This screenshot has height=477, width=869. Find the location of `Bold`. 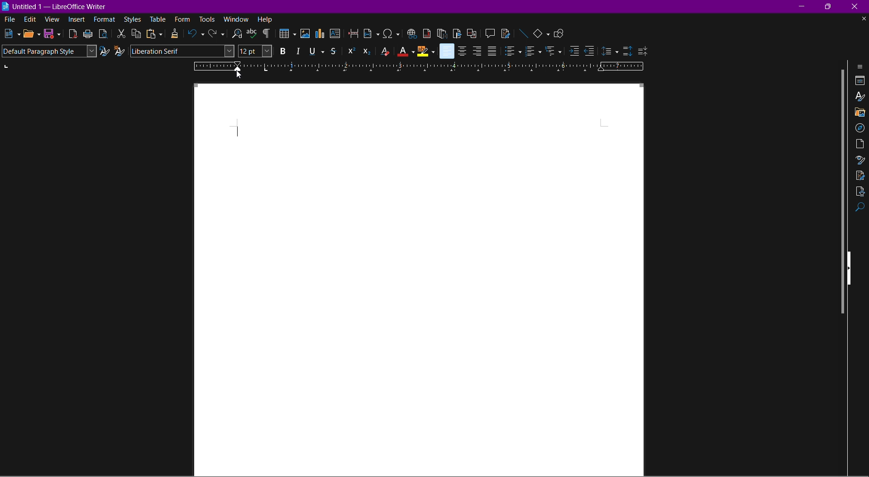

Bold is located at coordinates (281, 51).